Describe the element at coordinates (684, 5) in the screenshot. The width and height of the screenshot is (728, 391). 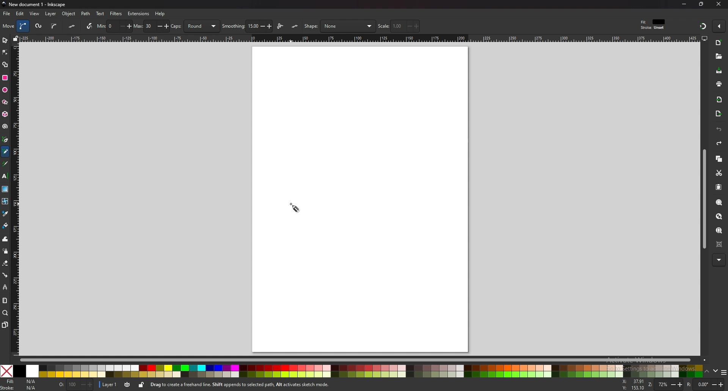
I see `minimize` at that location.